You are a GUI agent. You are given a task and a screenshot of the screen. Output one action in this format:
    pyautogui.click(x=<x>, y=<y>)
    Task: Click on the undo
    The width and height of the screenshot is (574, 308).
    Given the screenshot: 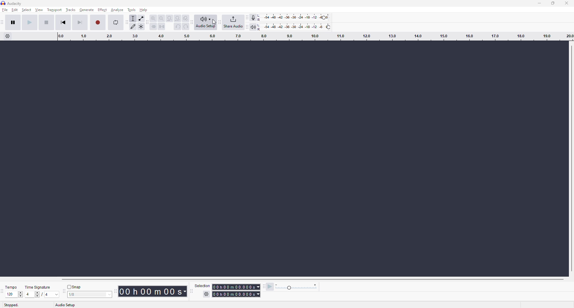 What is the action you would take?
    pyautogui.click(x=177, y=26)
    